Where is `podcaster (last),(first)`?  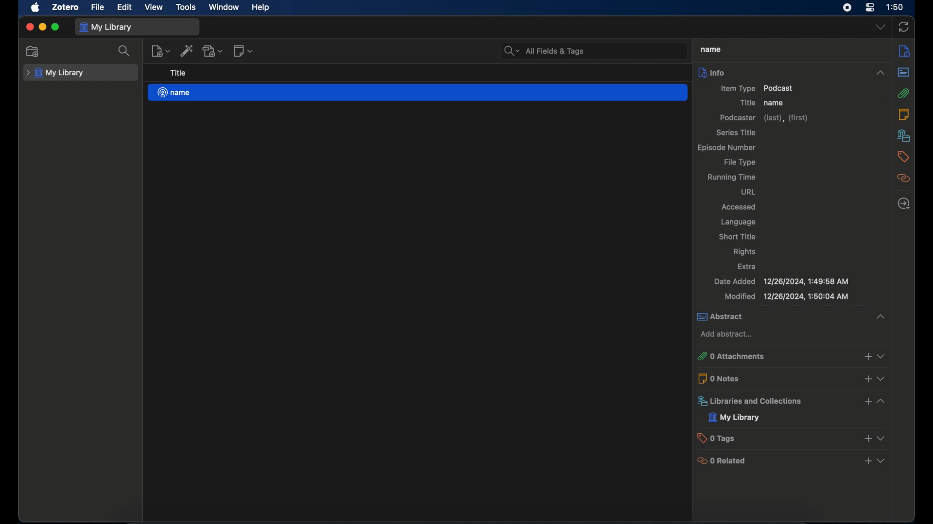
podcaster (last),(first) is located at coordinates (764, 117).